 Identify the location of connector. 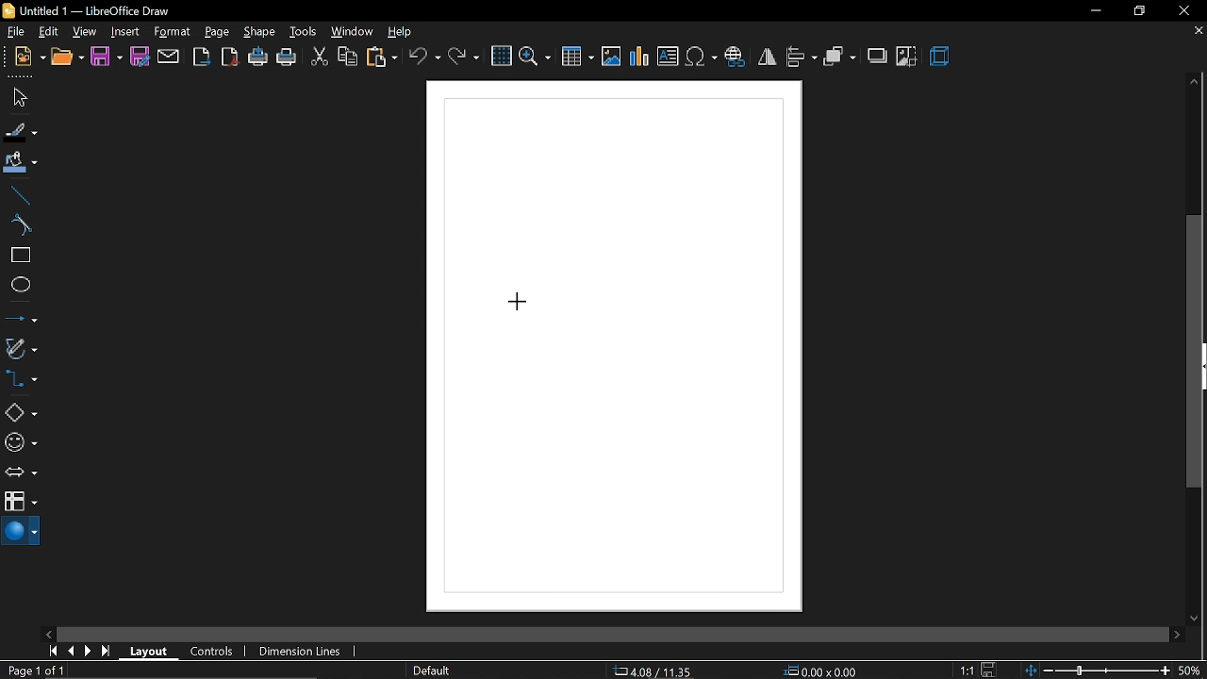
(25, 377).